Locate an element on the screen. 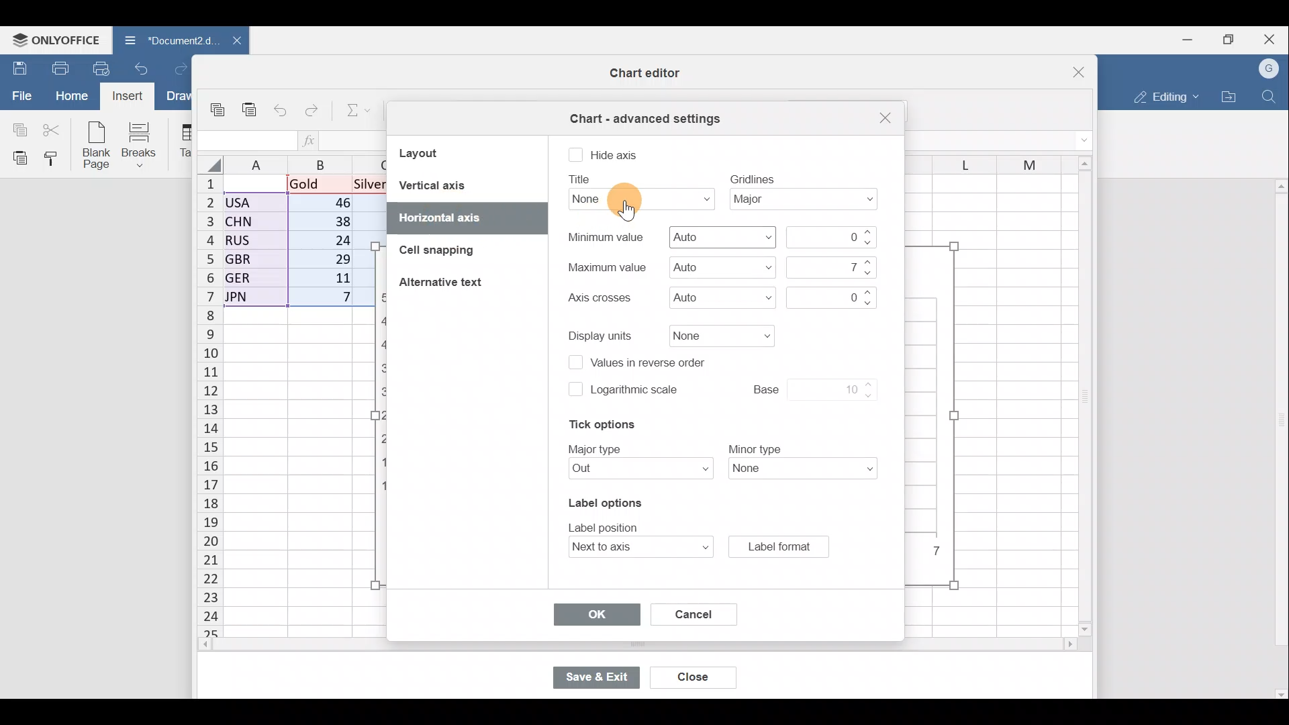 The image size is (1289, 725). Cut is located at coordinates (55, 129).